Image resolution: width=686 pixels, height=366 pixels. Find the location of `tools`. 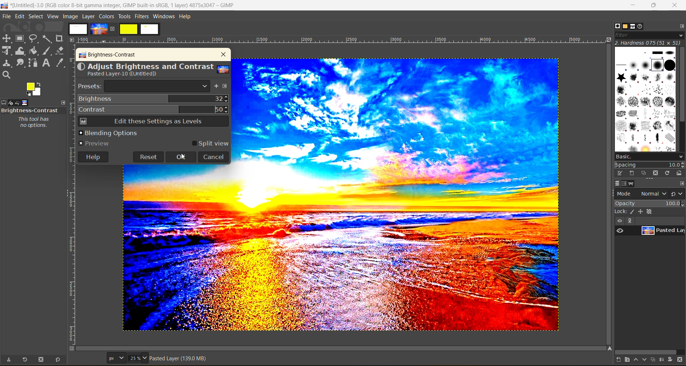

tools is located at coordinates (124, 17).